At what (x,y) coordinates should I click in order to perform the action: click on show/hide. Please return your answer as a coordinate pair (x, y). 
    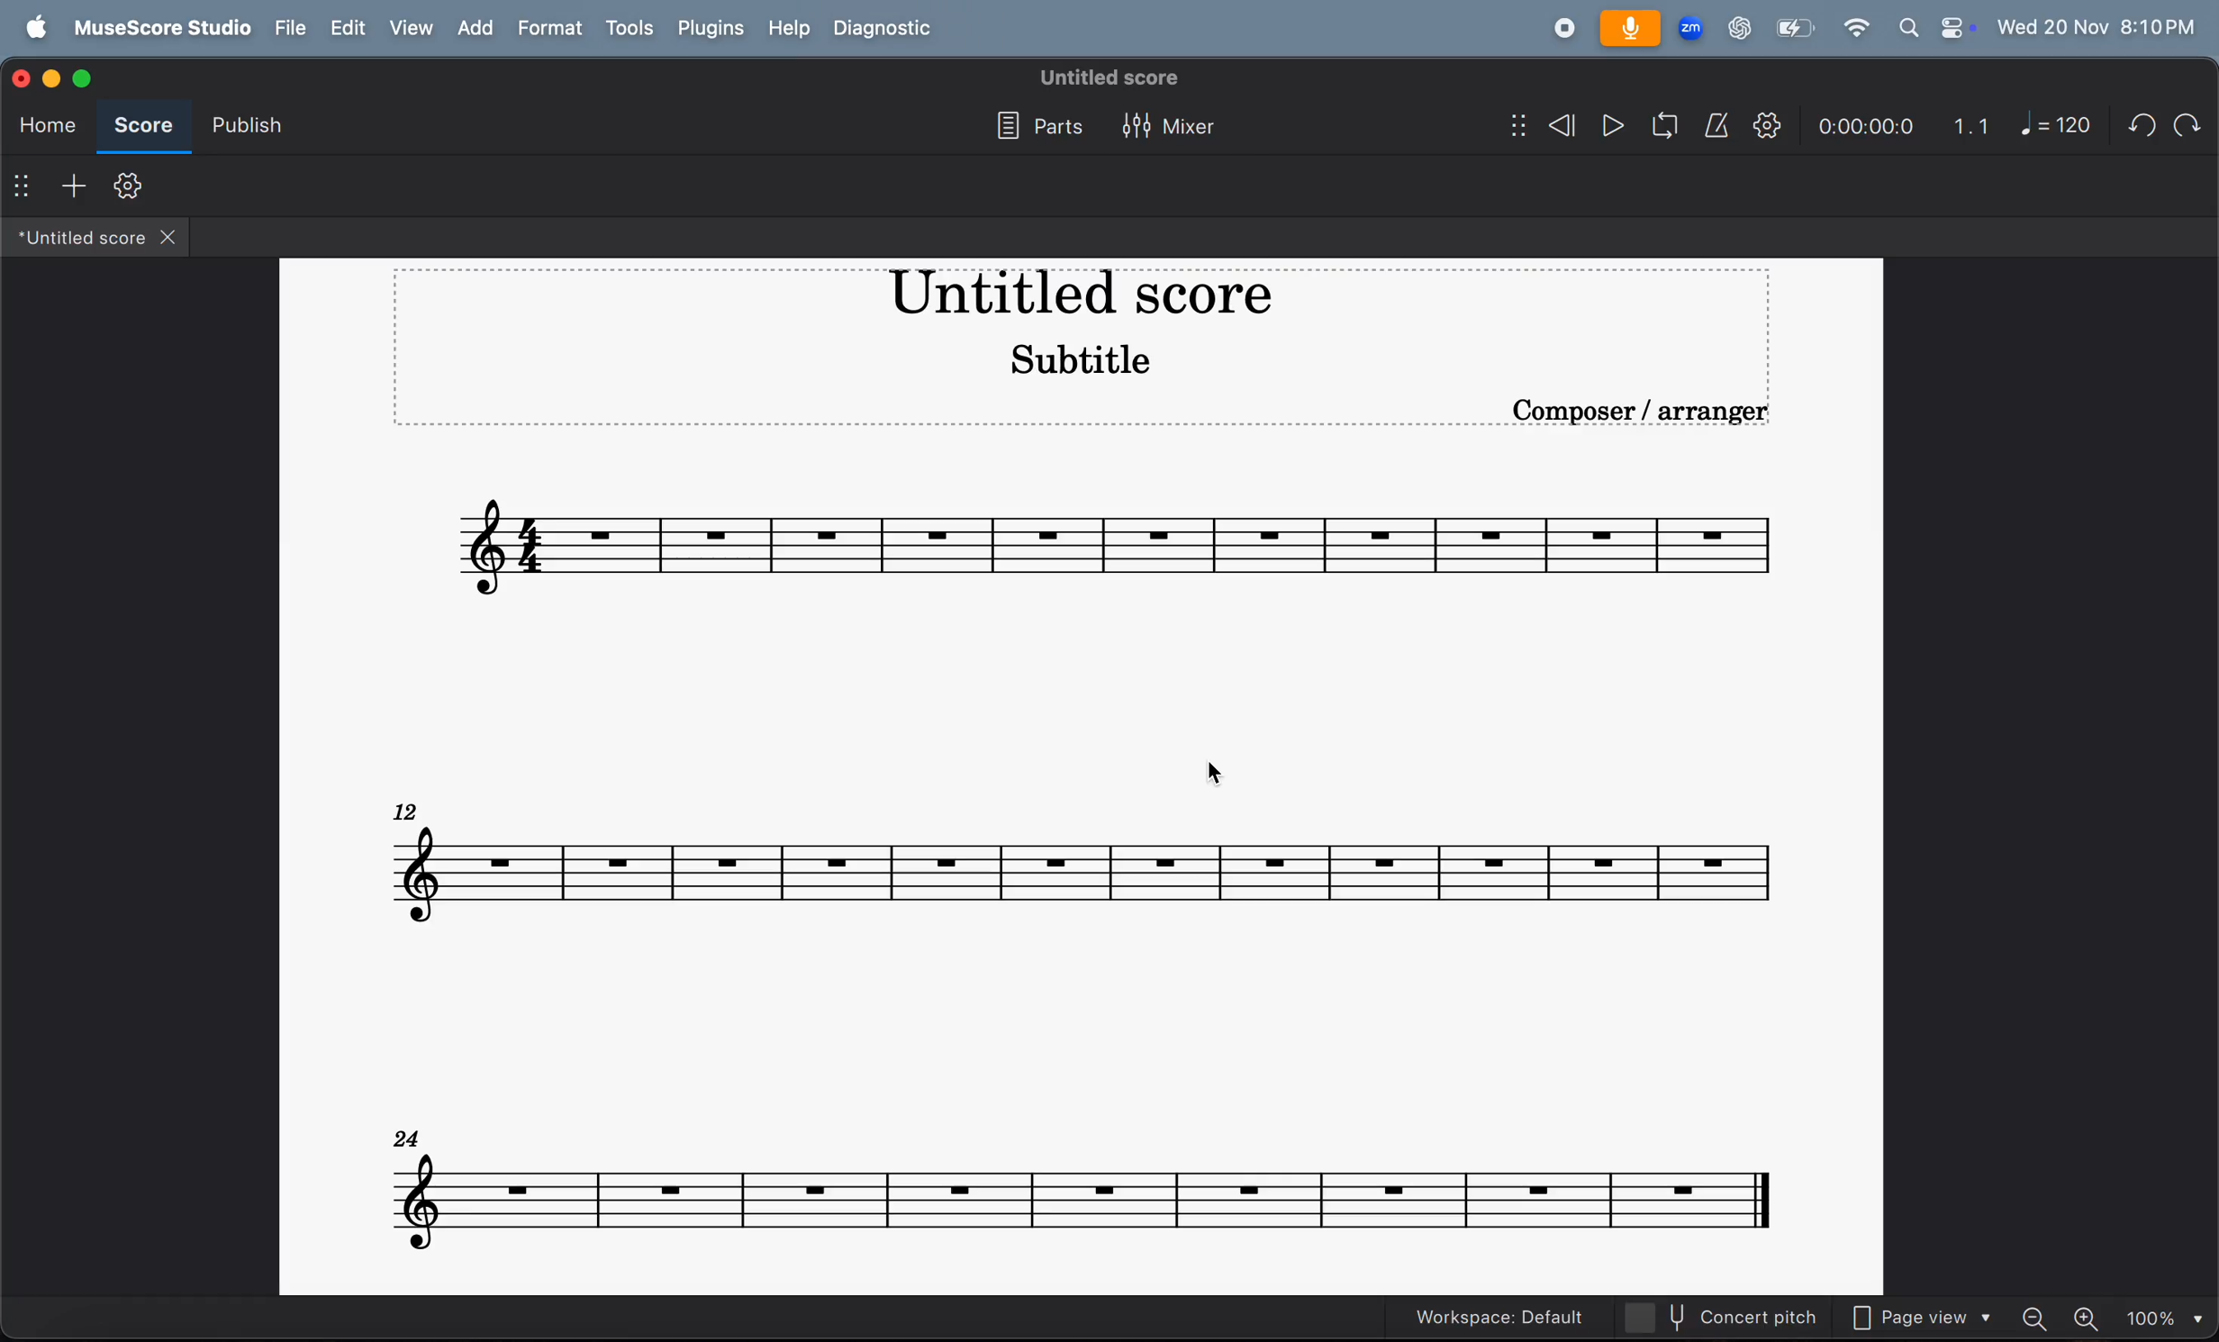
    Looking at the image, I should click on (1506, 122).